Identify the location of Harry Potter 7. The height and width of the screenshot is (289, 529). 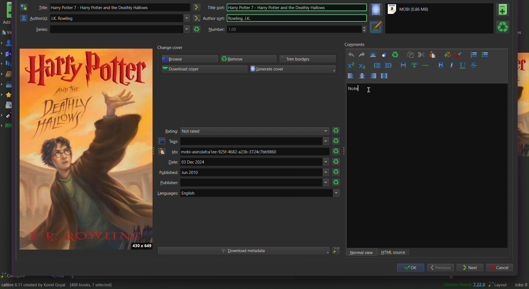
(296, 7).